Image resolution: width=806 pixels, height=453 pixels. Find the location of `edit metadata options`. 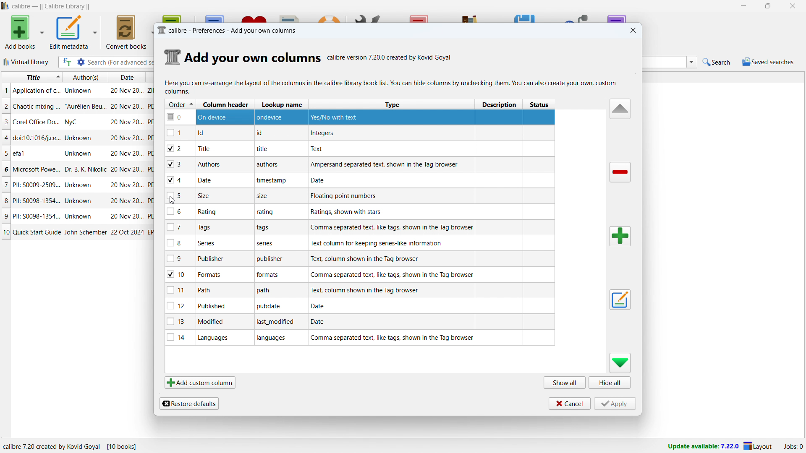

edit metadata options is located at coordinates (95, 32).